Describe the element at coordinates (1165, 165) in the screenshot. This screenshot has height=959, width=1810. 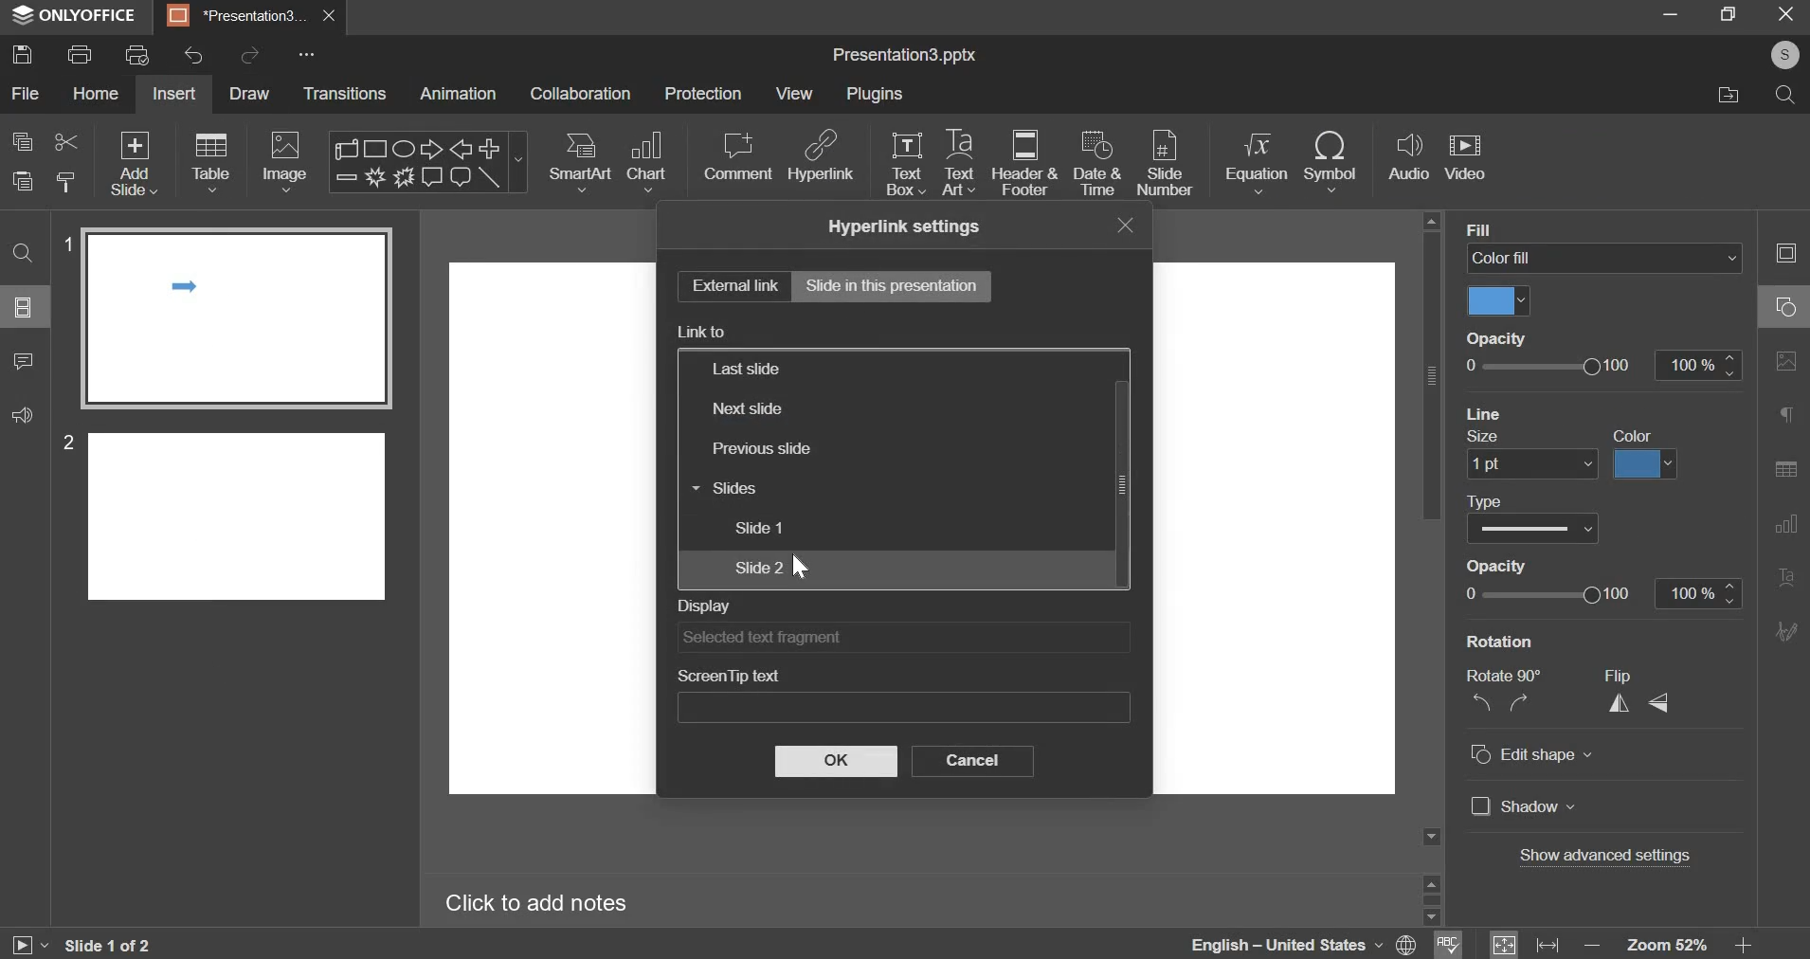
I see `slide number` at that location.